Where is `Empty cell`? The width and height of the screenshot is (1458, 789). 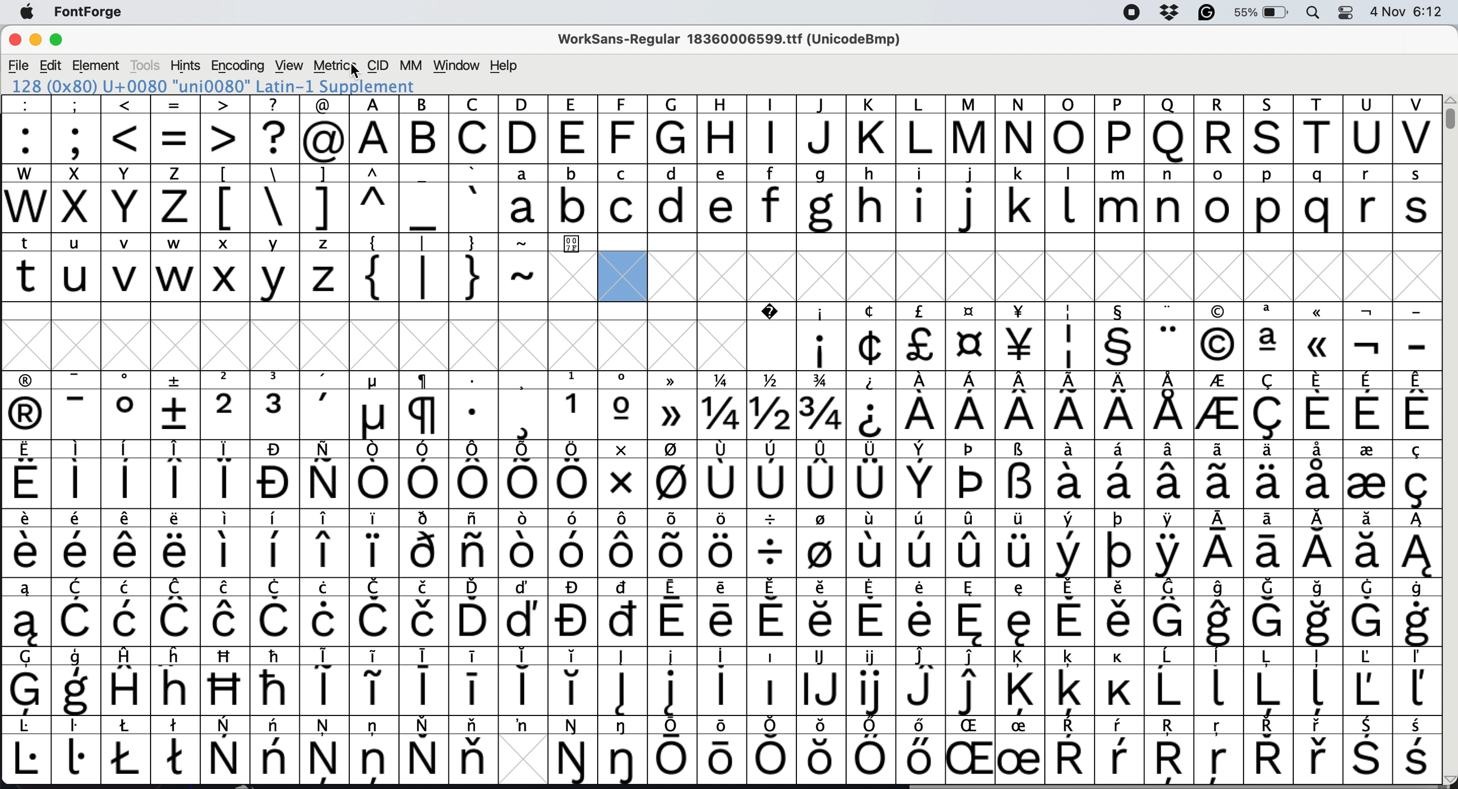
Empty cell is located at coordinates (774, 344).